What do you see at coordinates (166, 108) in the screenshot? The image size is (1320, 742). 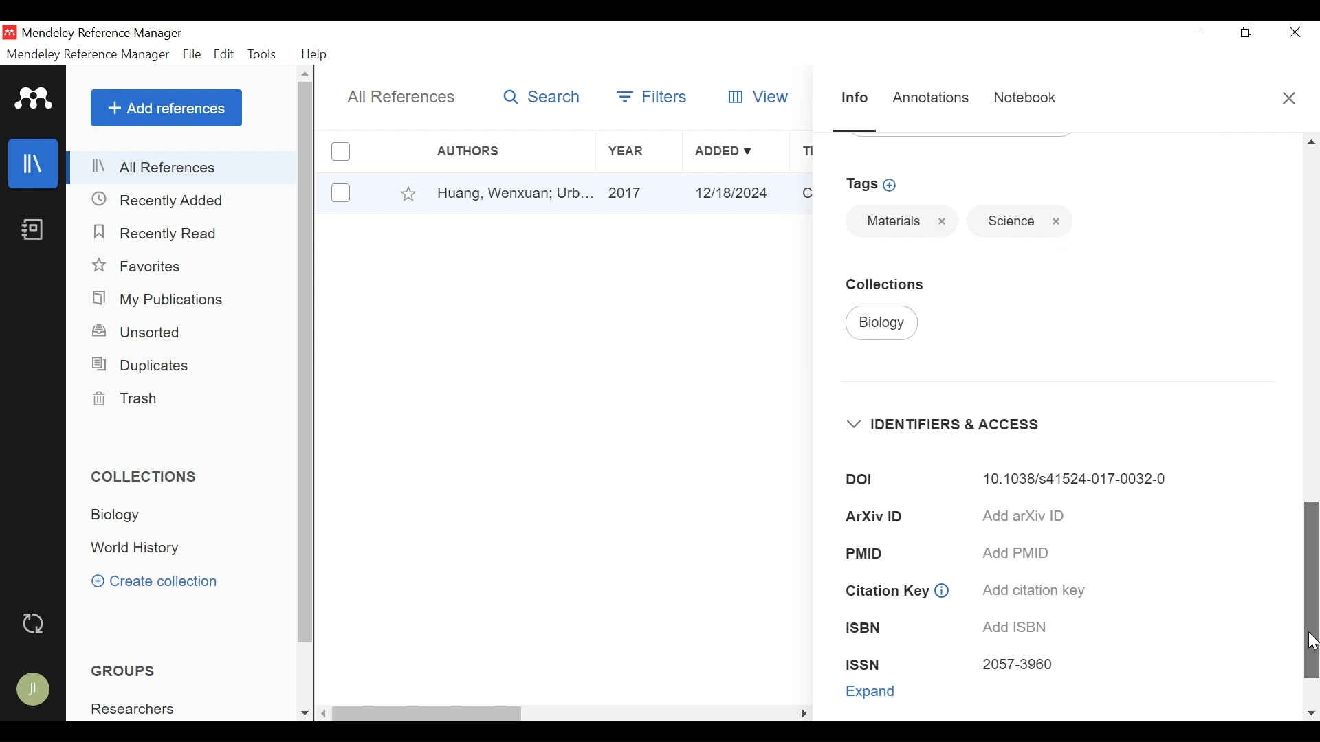 I see `Add References` at bounding box center [166, 108].